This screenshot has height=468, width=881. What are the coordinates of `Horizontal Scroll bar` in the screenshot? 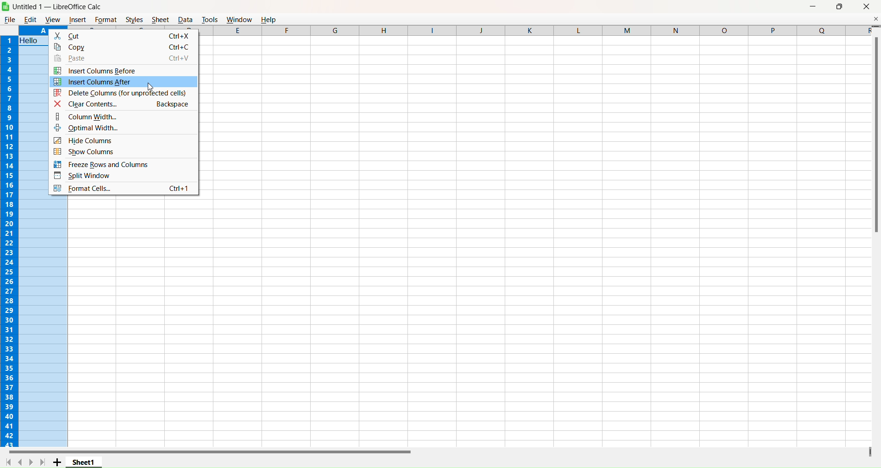 It's located at (206, 452).